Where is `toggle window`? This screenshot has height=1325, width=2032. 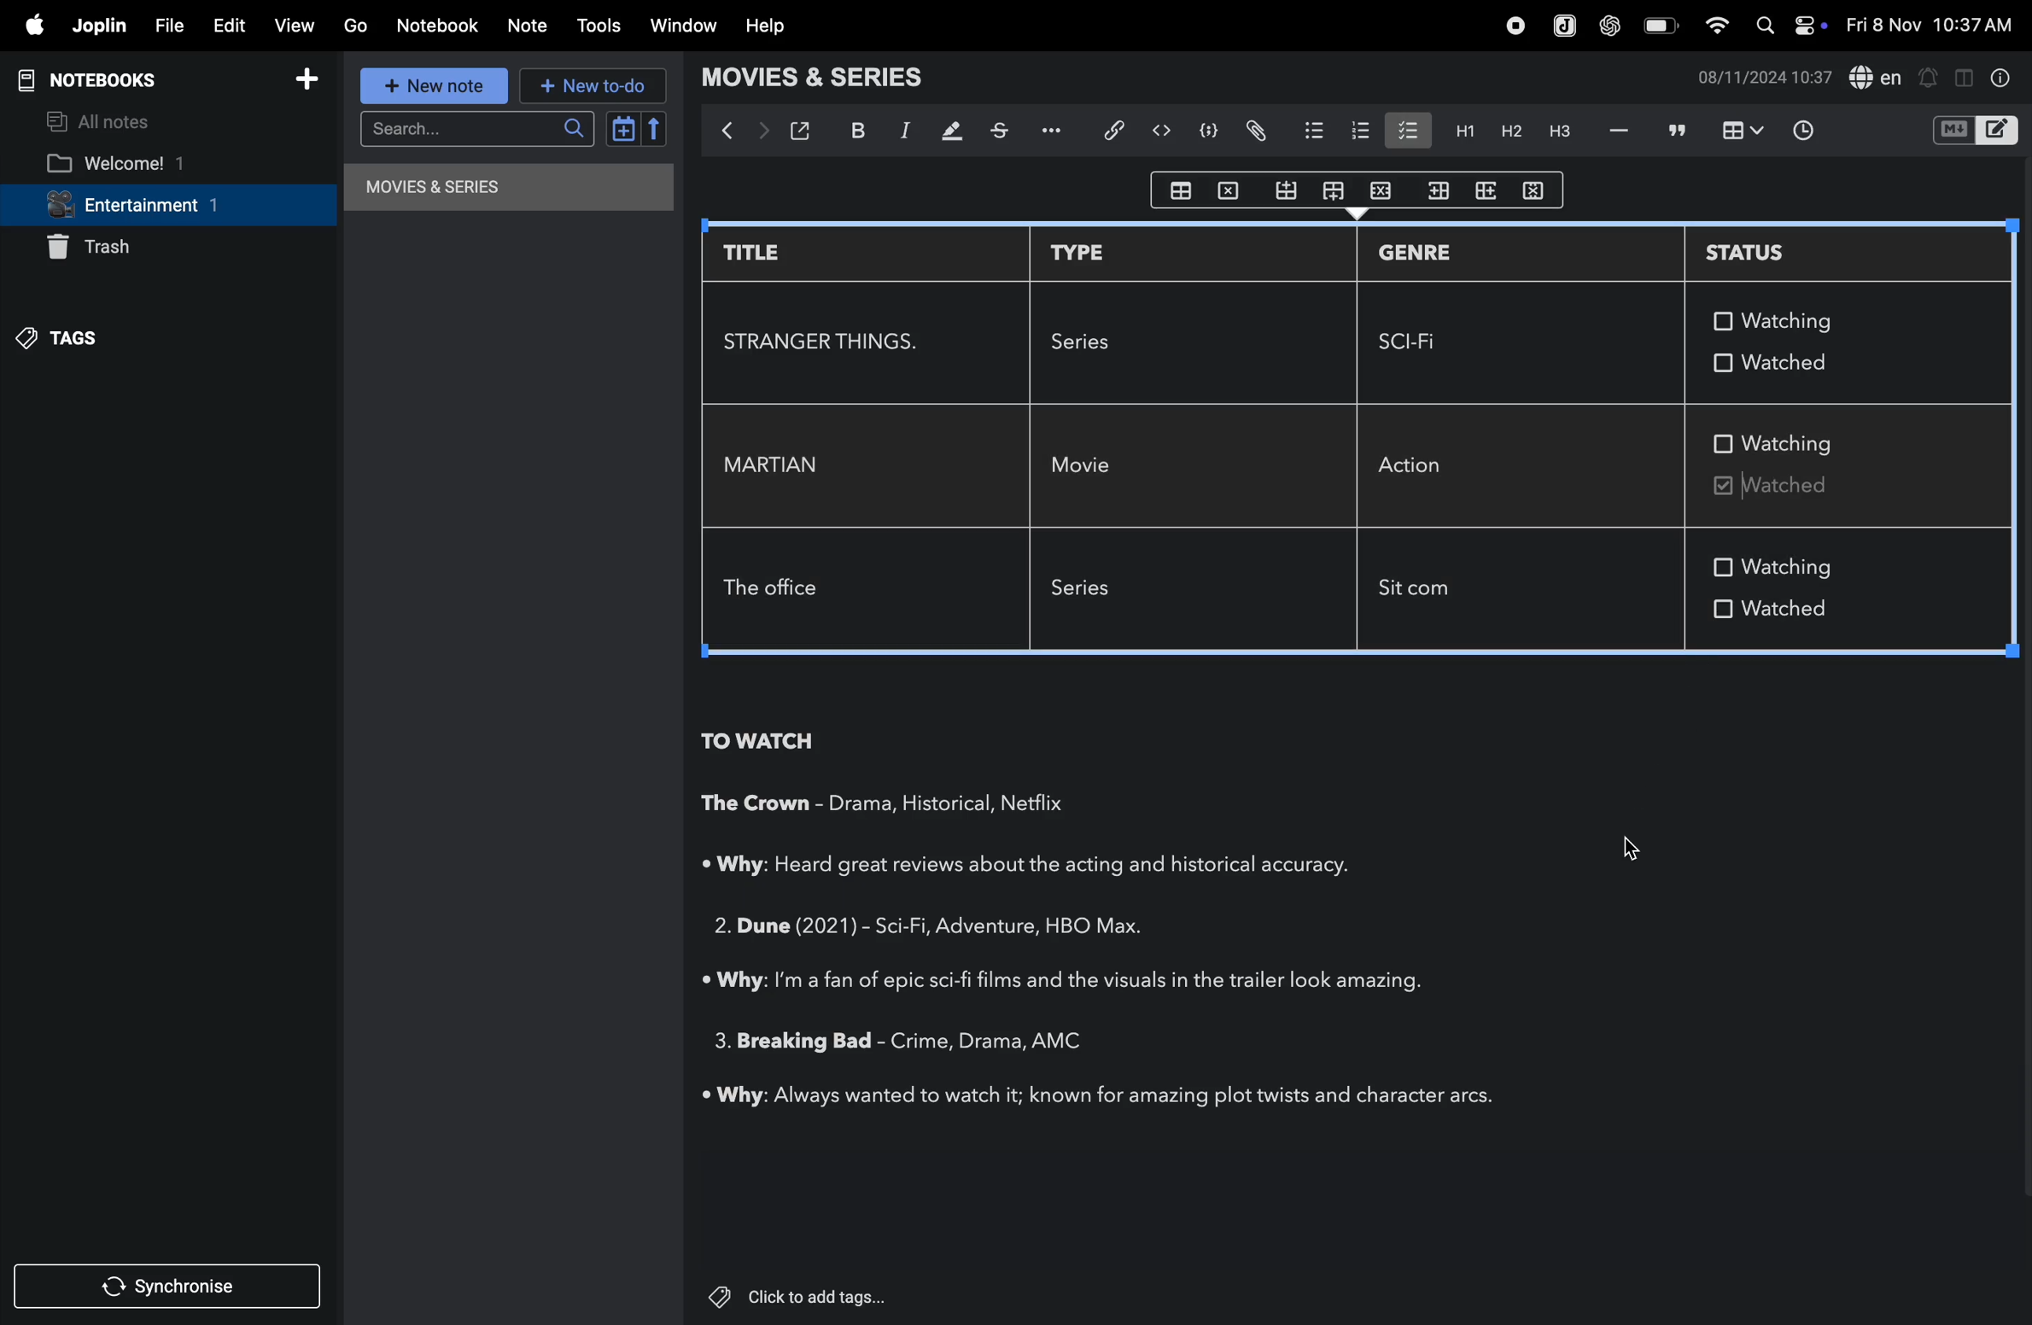
toggle window is located at coordinates (1965, 75).